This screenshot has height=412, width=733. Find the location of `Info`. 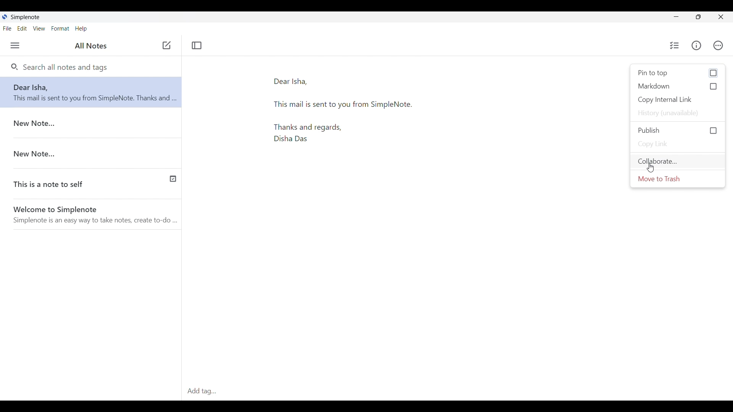

Info is located at coordinates (697, 45).